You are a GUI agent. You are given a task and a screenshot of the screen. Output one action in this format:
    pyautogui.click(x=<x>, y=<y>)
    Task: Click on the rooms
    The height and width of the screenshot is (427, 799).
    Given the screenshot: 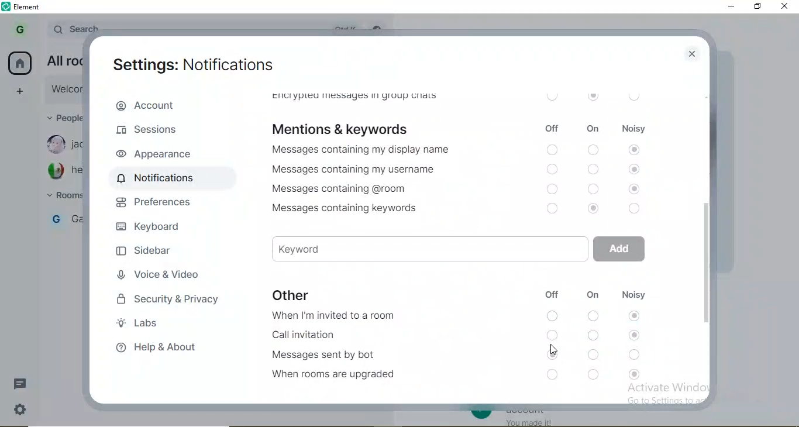 What is the action you would take?
    pyautogui.click(x=63, y=195)
    